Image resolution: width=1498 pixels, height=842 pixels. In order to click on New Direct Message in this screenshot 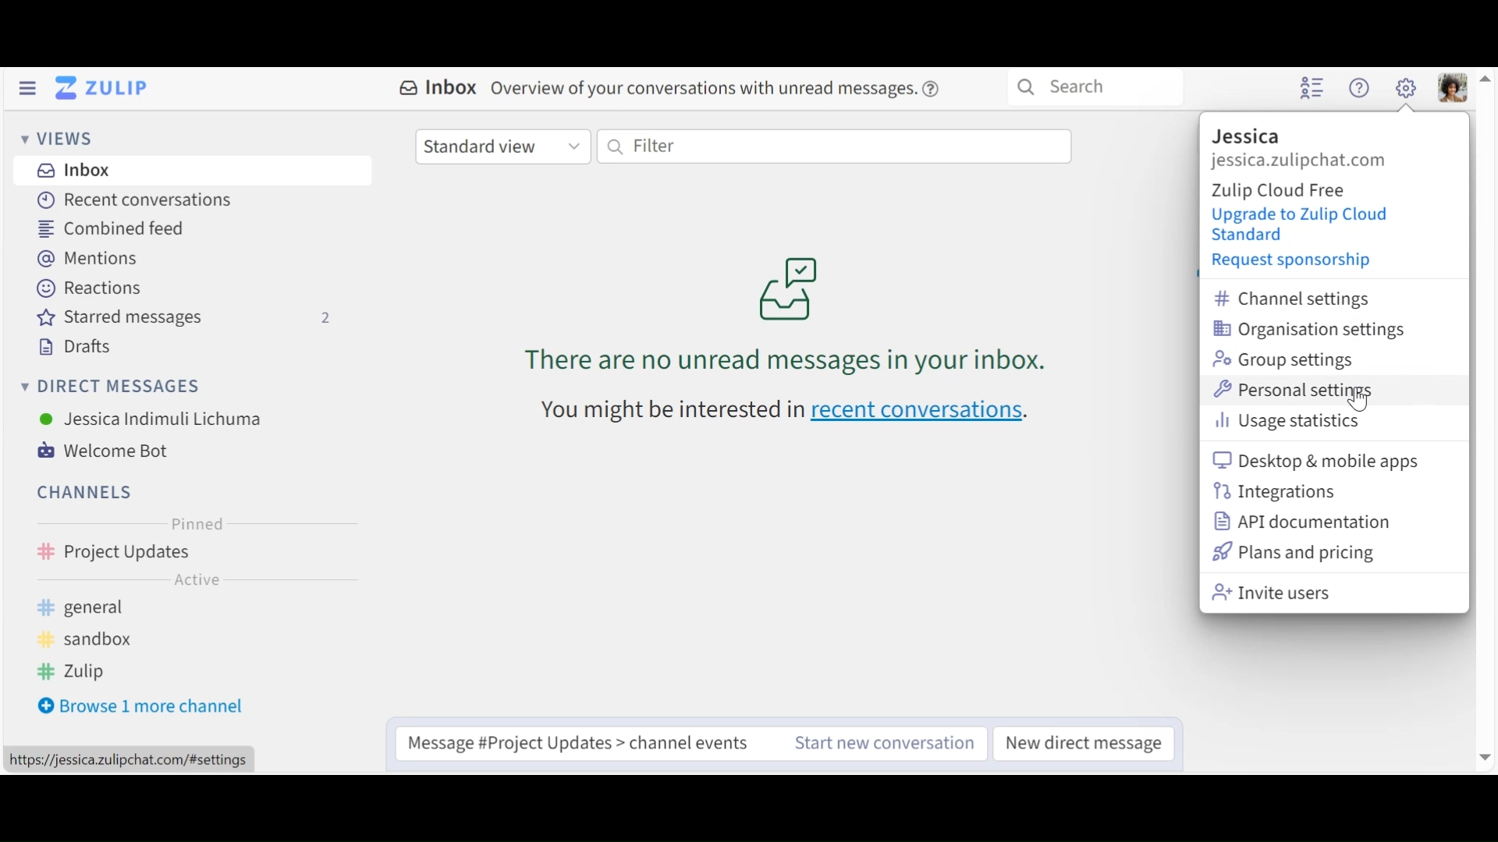, I will do `click(1085, 741)`.